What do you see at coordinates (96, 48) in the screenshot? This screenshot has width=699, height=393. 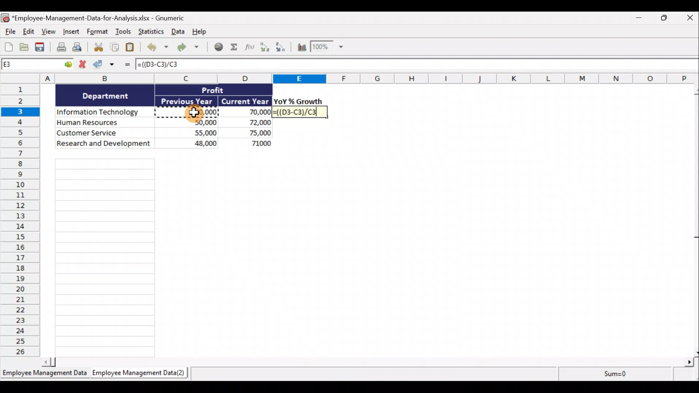 I see `Cut selection` at bounding box center [96, 48].